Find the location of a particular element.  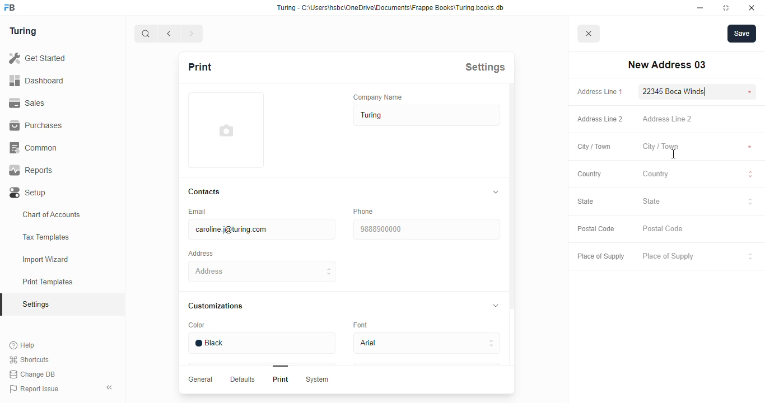

turing is located at coordinates (22, 31).